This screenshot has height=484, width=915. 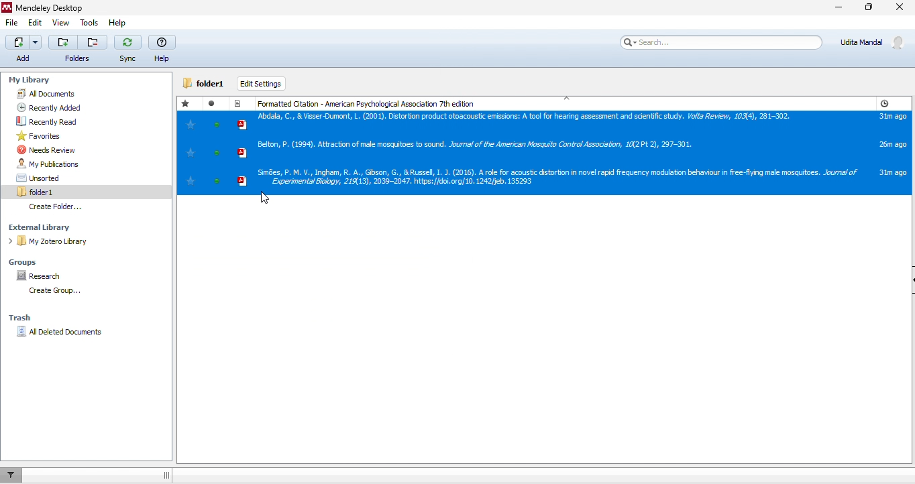 What do you see at coordinates (161, 48) in the screenshot?
I see `help` at bounding box center [161, 48].